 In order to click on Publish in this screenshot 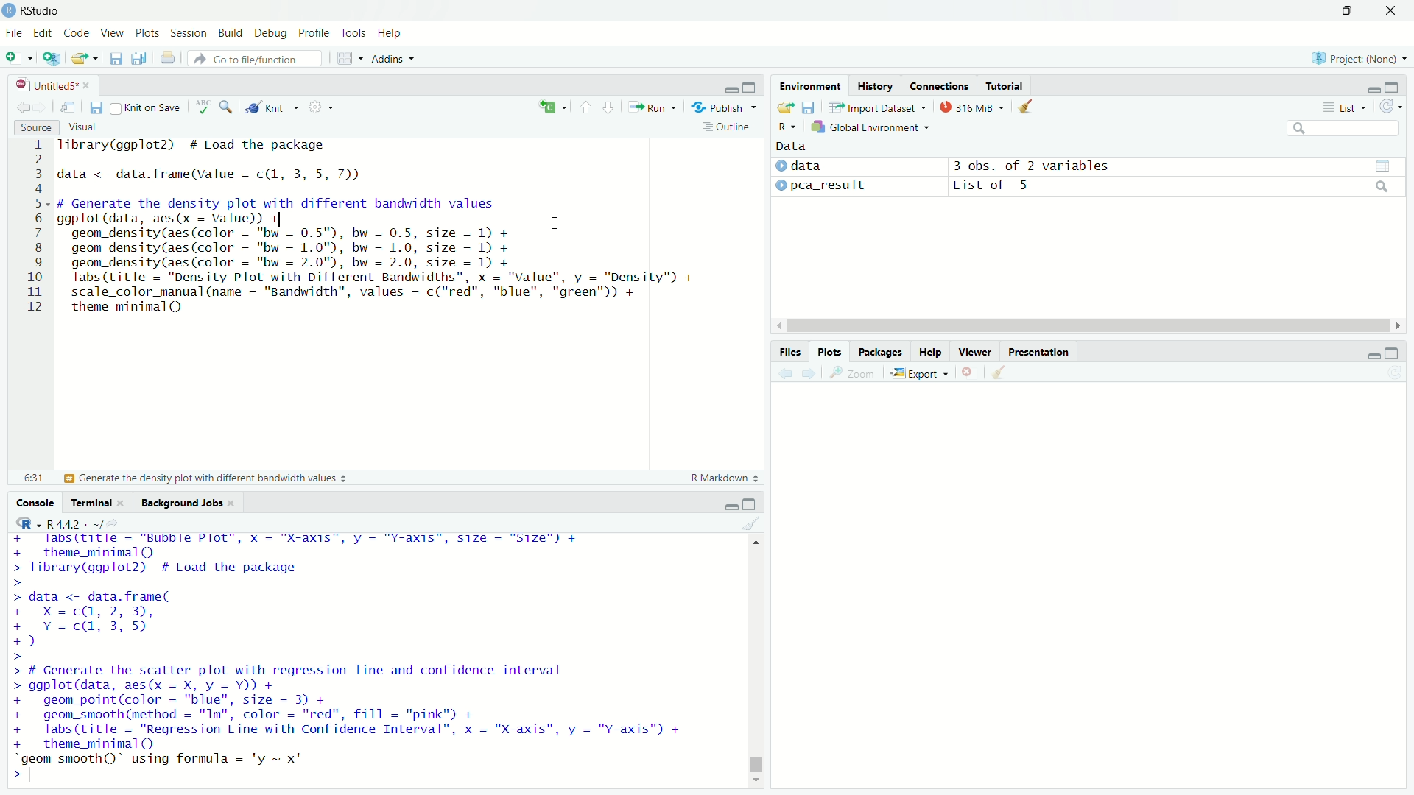, I will do `click(723, 106)`.